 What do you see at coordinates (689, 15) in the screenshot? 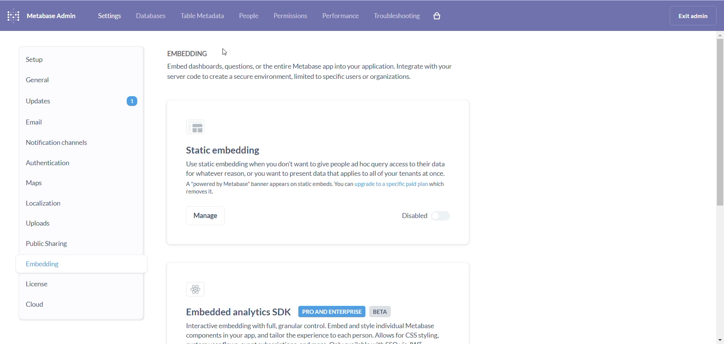
I see `exit admin` at bounding box center [689, 15].